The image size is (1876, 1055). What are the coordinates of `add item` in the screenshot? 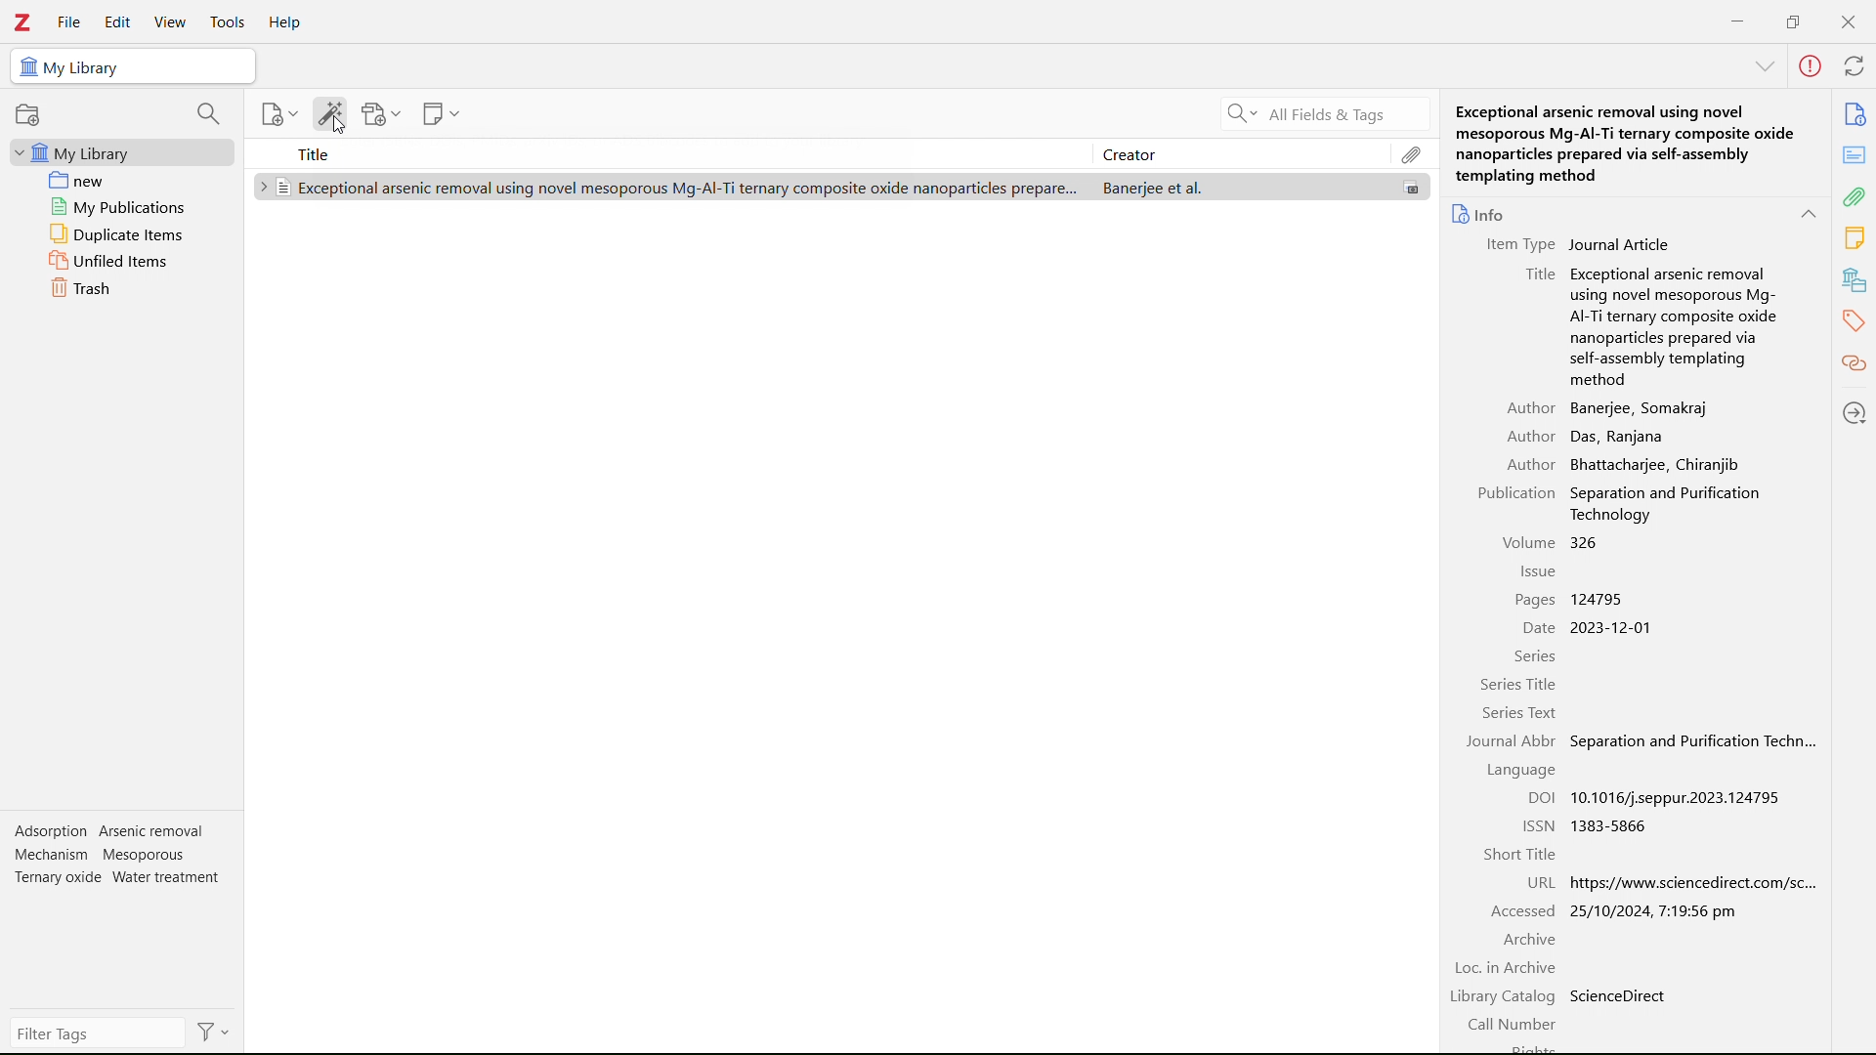 It's located at (281, 114).